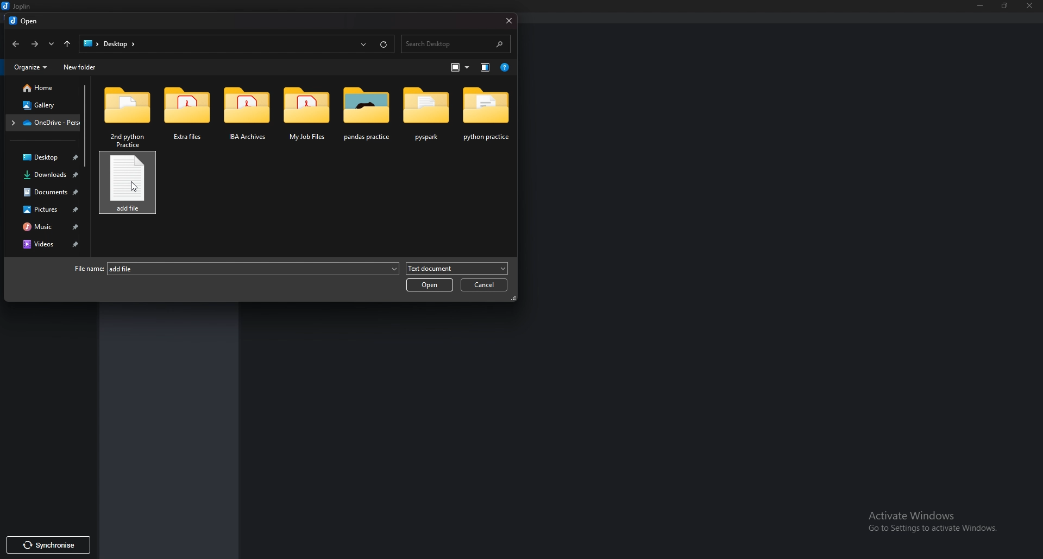 This screenshot has height=559, width=1043. Describe the element at coordinates (44, 158) in the screenshot. I see `Desktop` at that location.